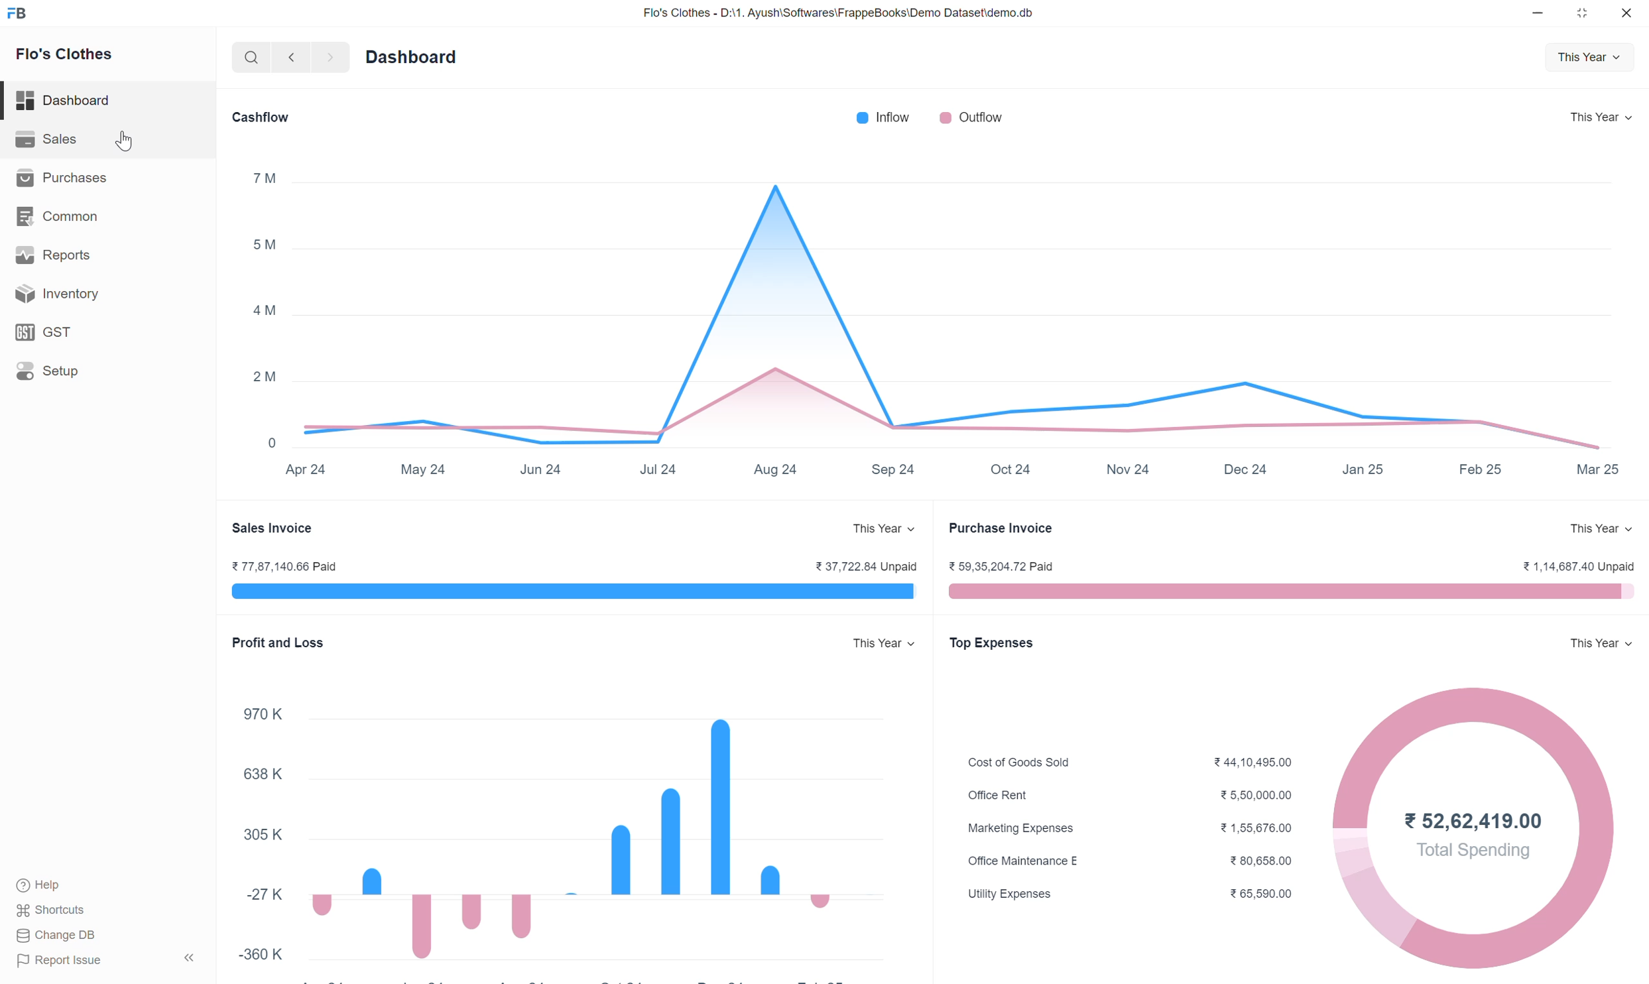  I want to click on select graph timeframe , so click(1599, 117).